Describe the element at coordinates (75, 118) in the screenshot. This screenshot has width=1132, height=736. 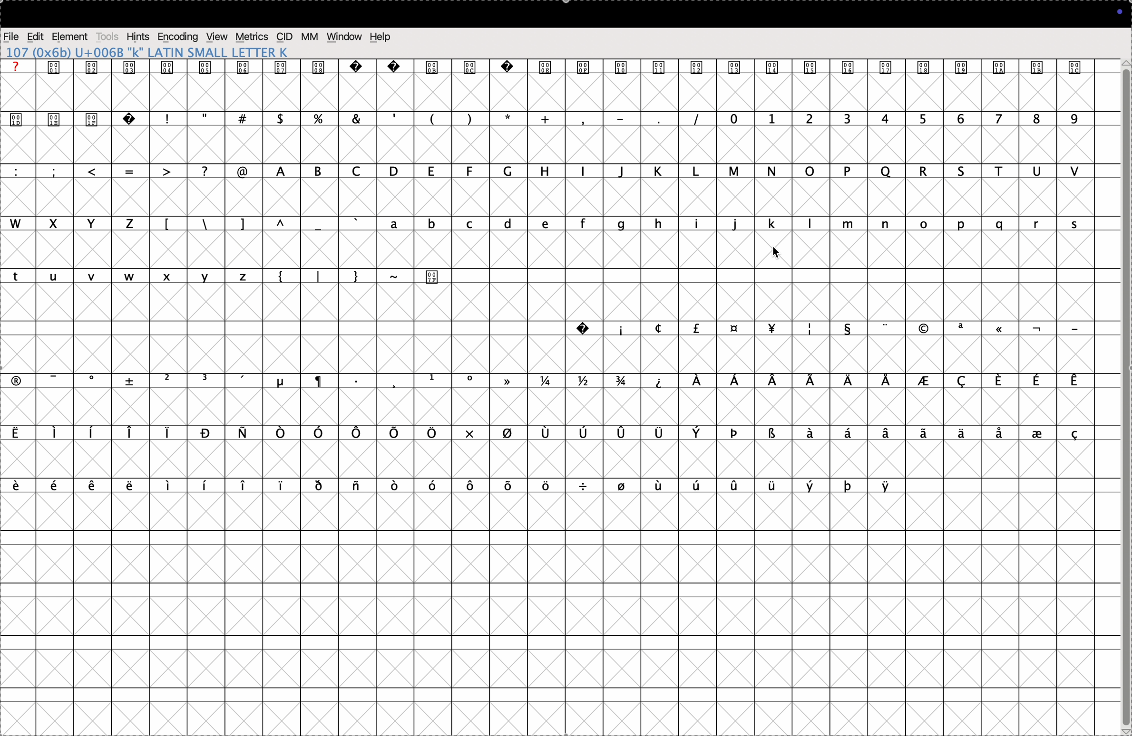
I see `special characters` at that location.